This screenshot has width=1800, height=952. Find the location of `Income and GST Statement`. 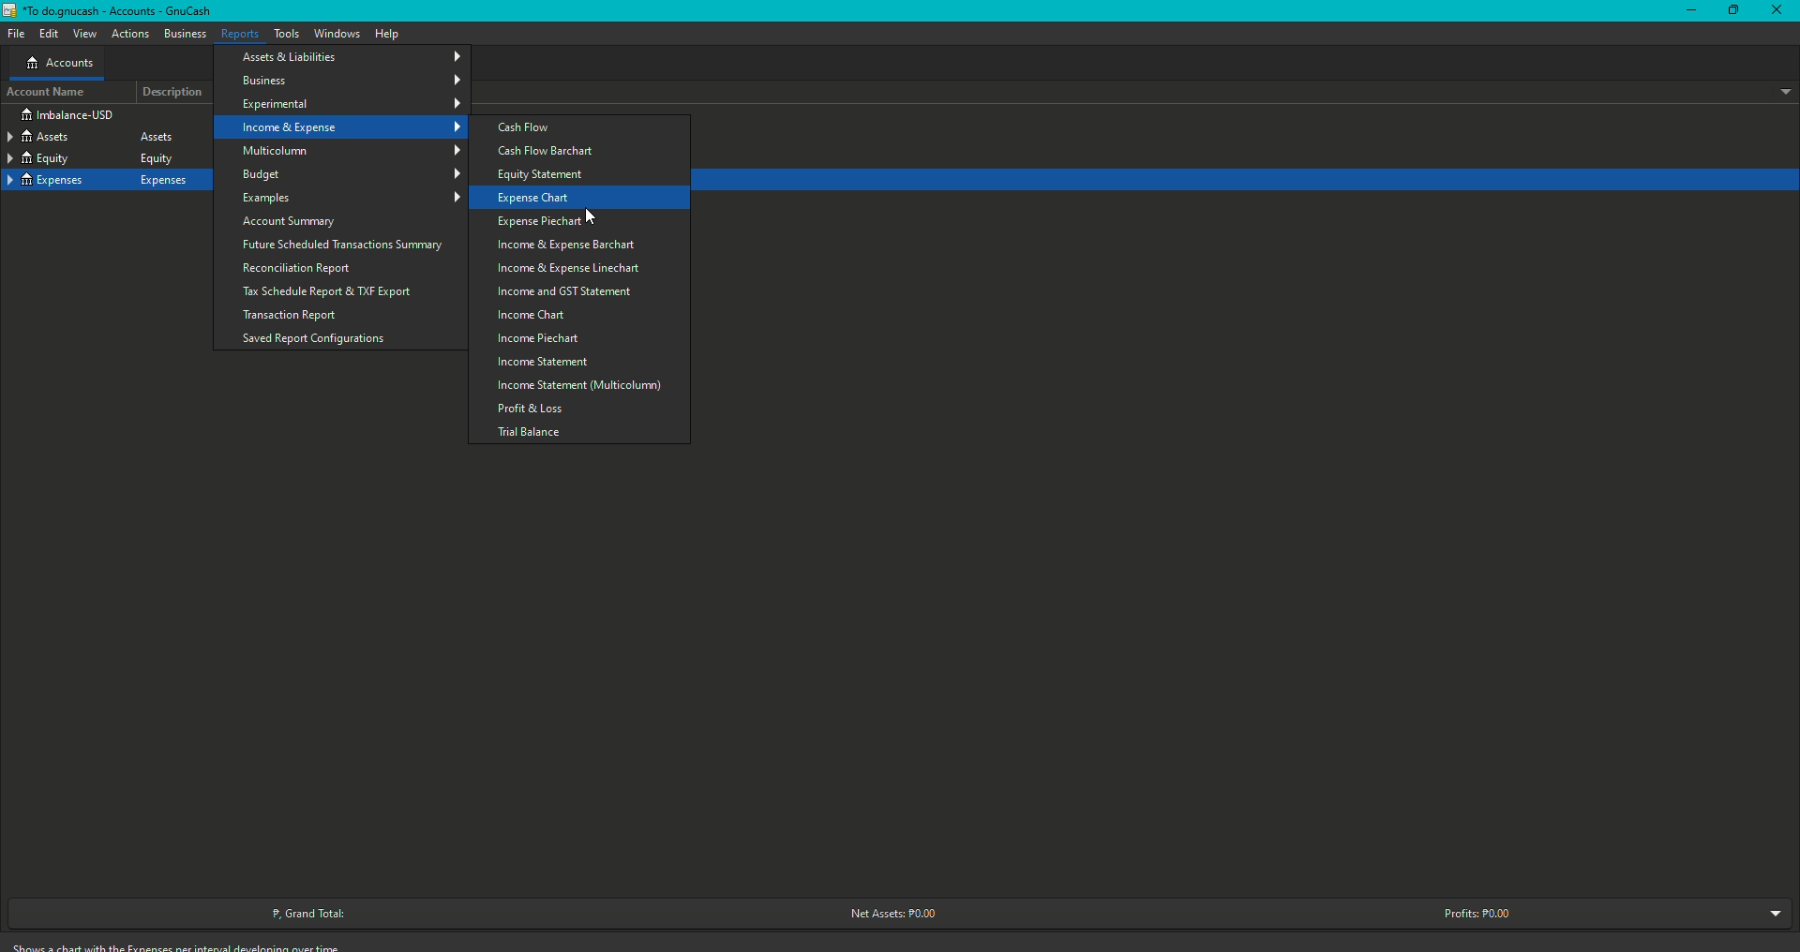

Income and GST Statement is located at coordinates (564, 291).